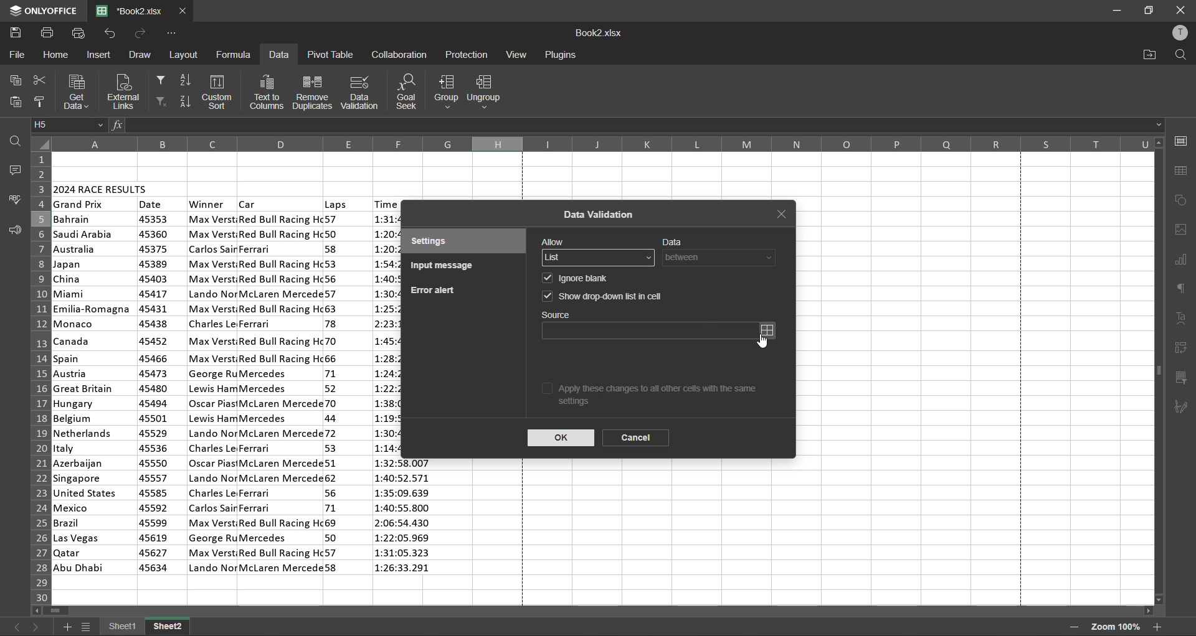 Image resolution: width=1196 pixels, height=636 pixels. What do you see at coordinates (548, 388) in the screenshot?
I see `checkbox` at bounding box center [548, 388].